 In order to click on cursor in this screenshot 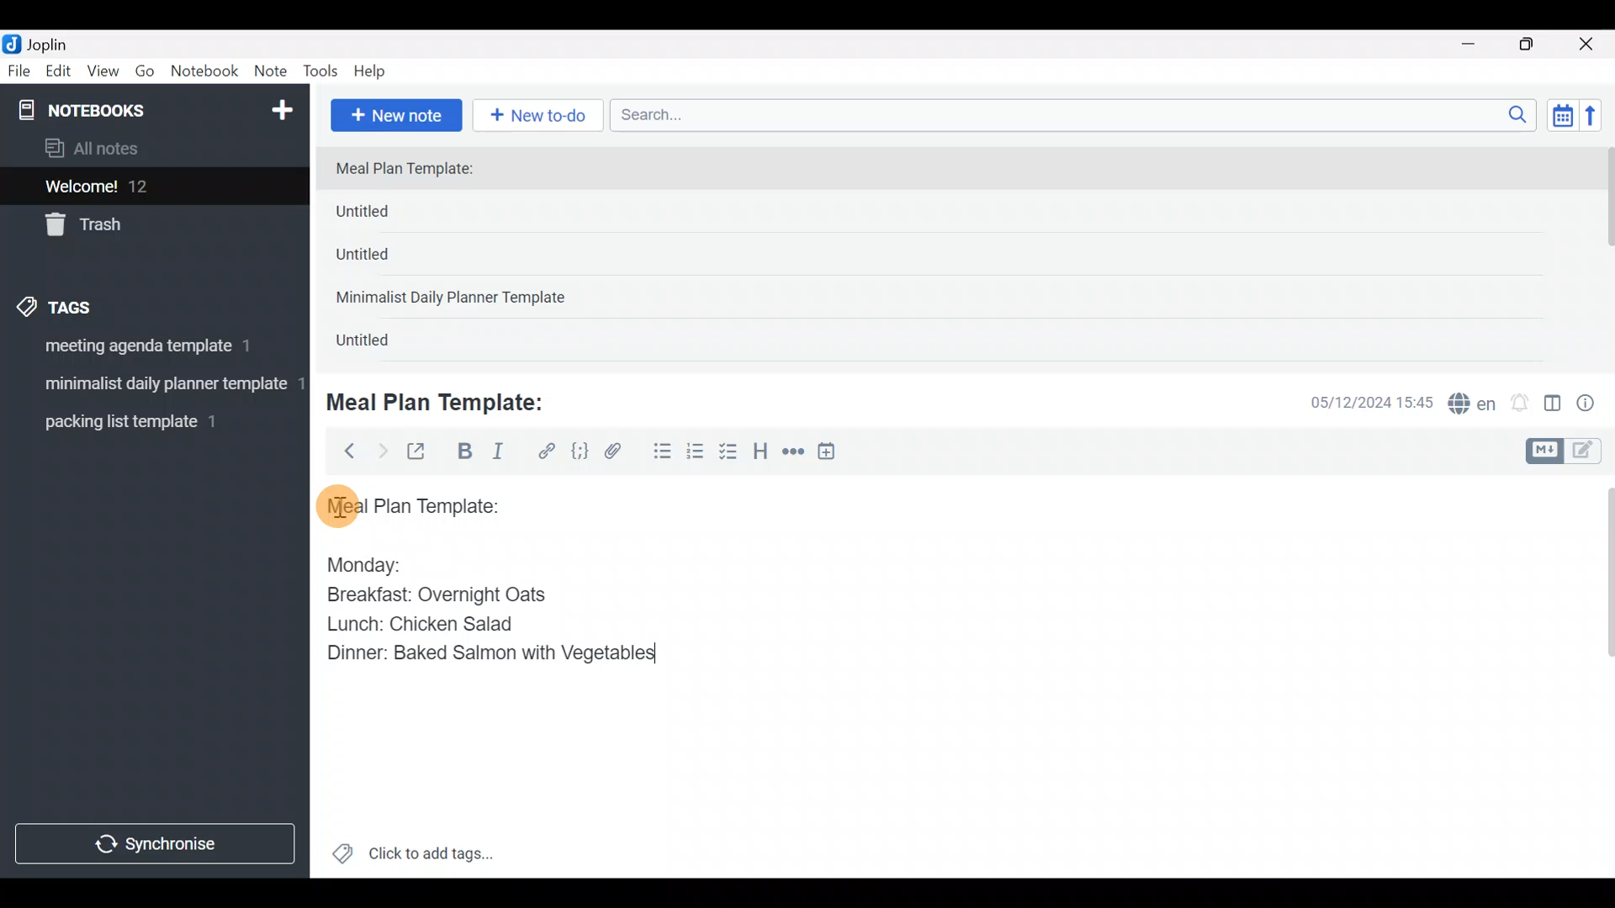, I will do `click(336, 505)`.